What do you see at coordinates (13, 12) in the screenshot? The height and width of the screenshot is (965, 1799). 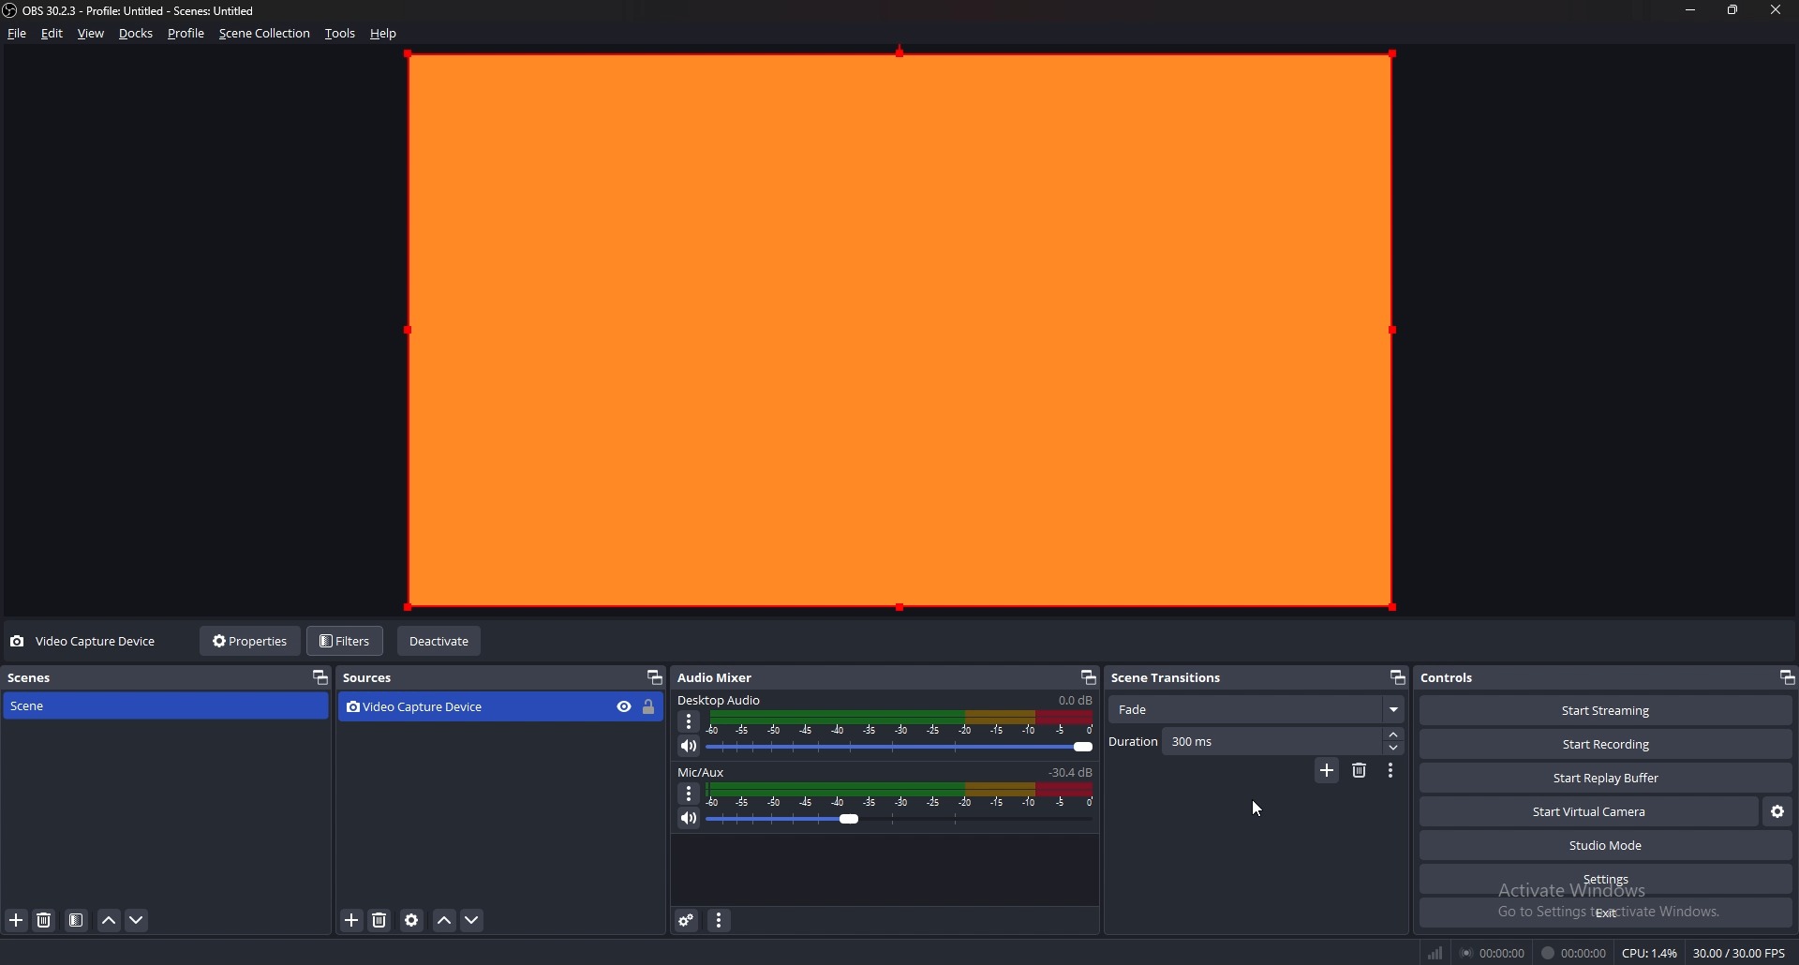 I see `obs logo` at bounding box center [13, 12].